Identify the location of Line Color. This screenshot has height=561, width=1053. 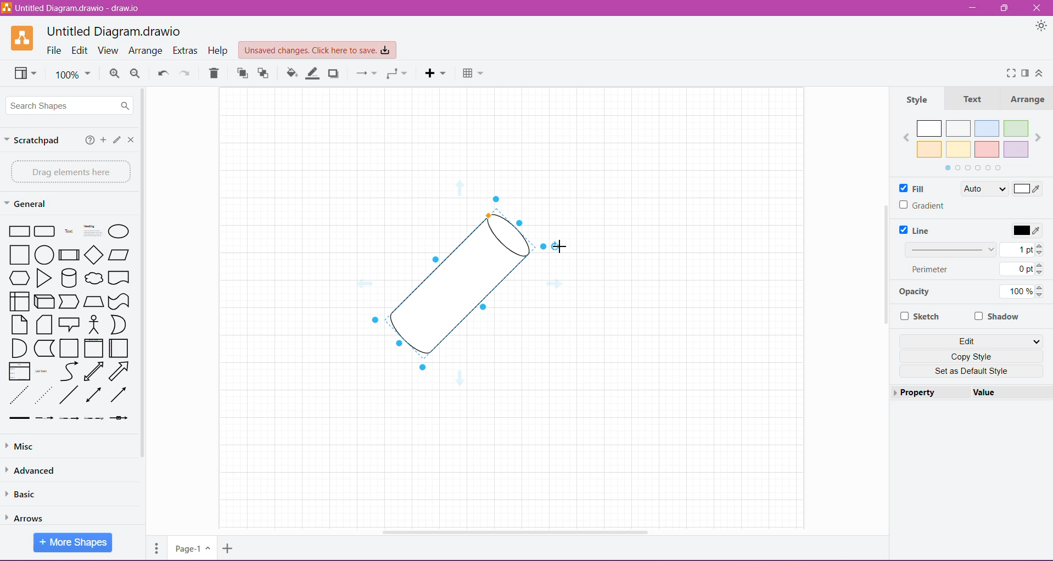
(313, 74).